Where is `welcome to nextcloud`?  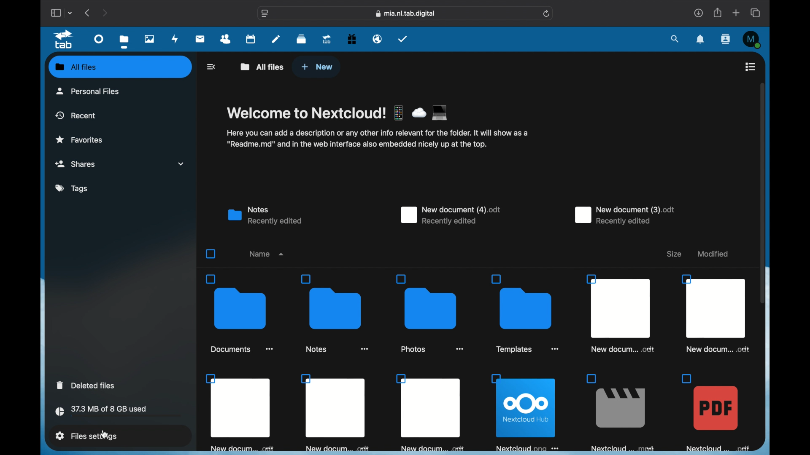
welcome to nextcloud is located at coordinates (338, 112).